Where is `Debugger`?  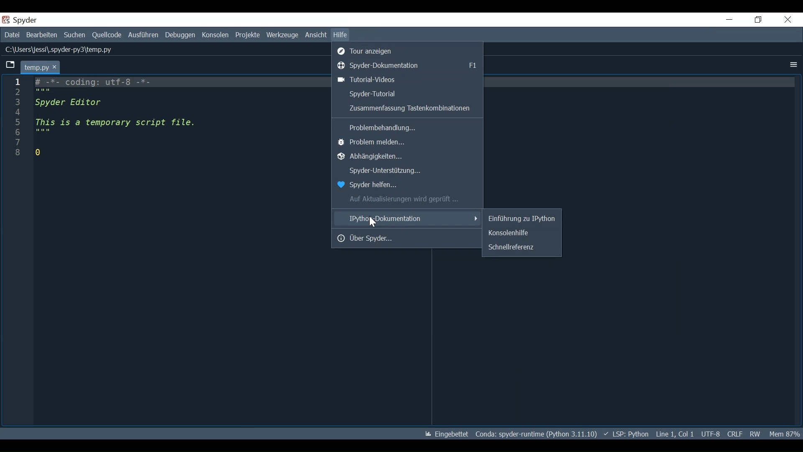
Debugger is located at coordinates (181, 35).